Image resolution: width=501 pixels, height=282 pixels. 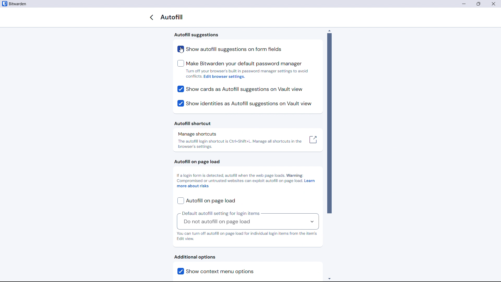 What do you see at coordinates (329, 123) in the screenshot?
I see `Scroll bar ` at bounding box center [329, 123].